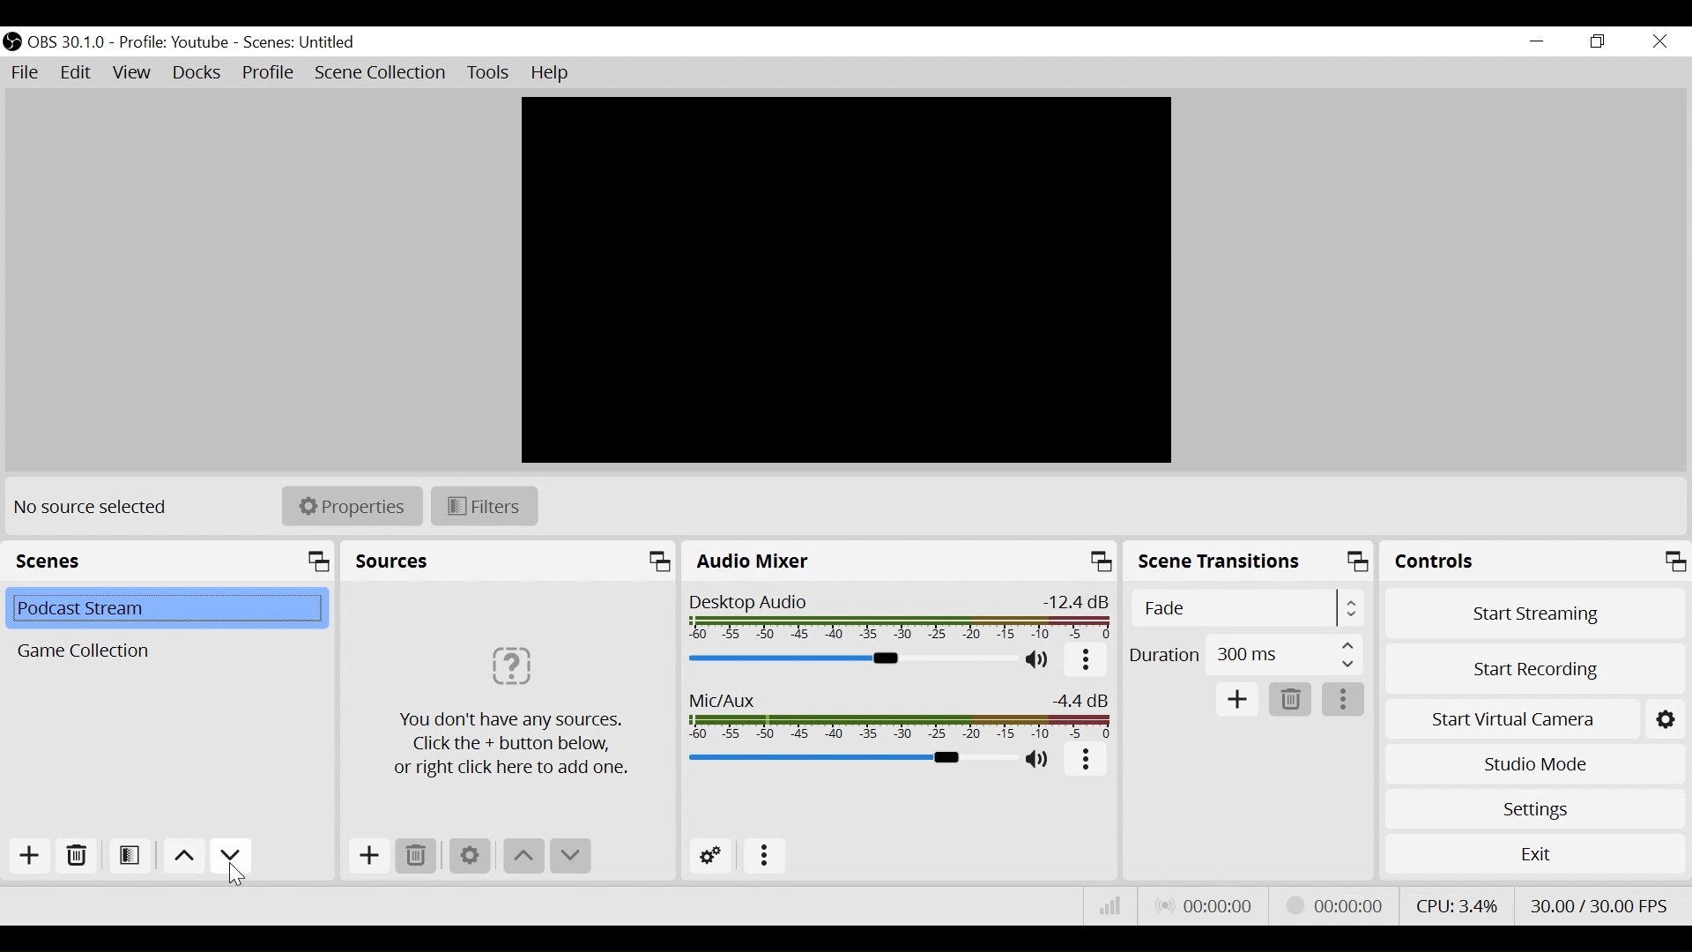 This screenshot has width=1692, height=952. Describe the element at coordinates (415, 855) in the screenshot. I see `Delete` at that location.